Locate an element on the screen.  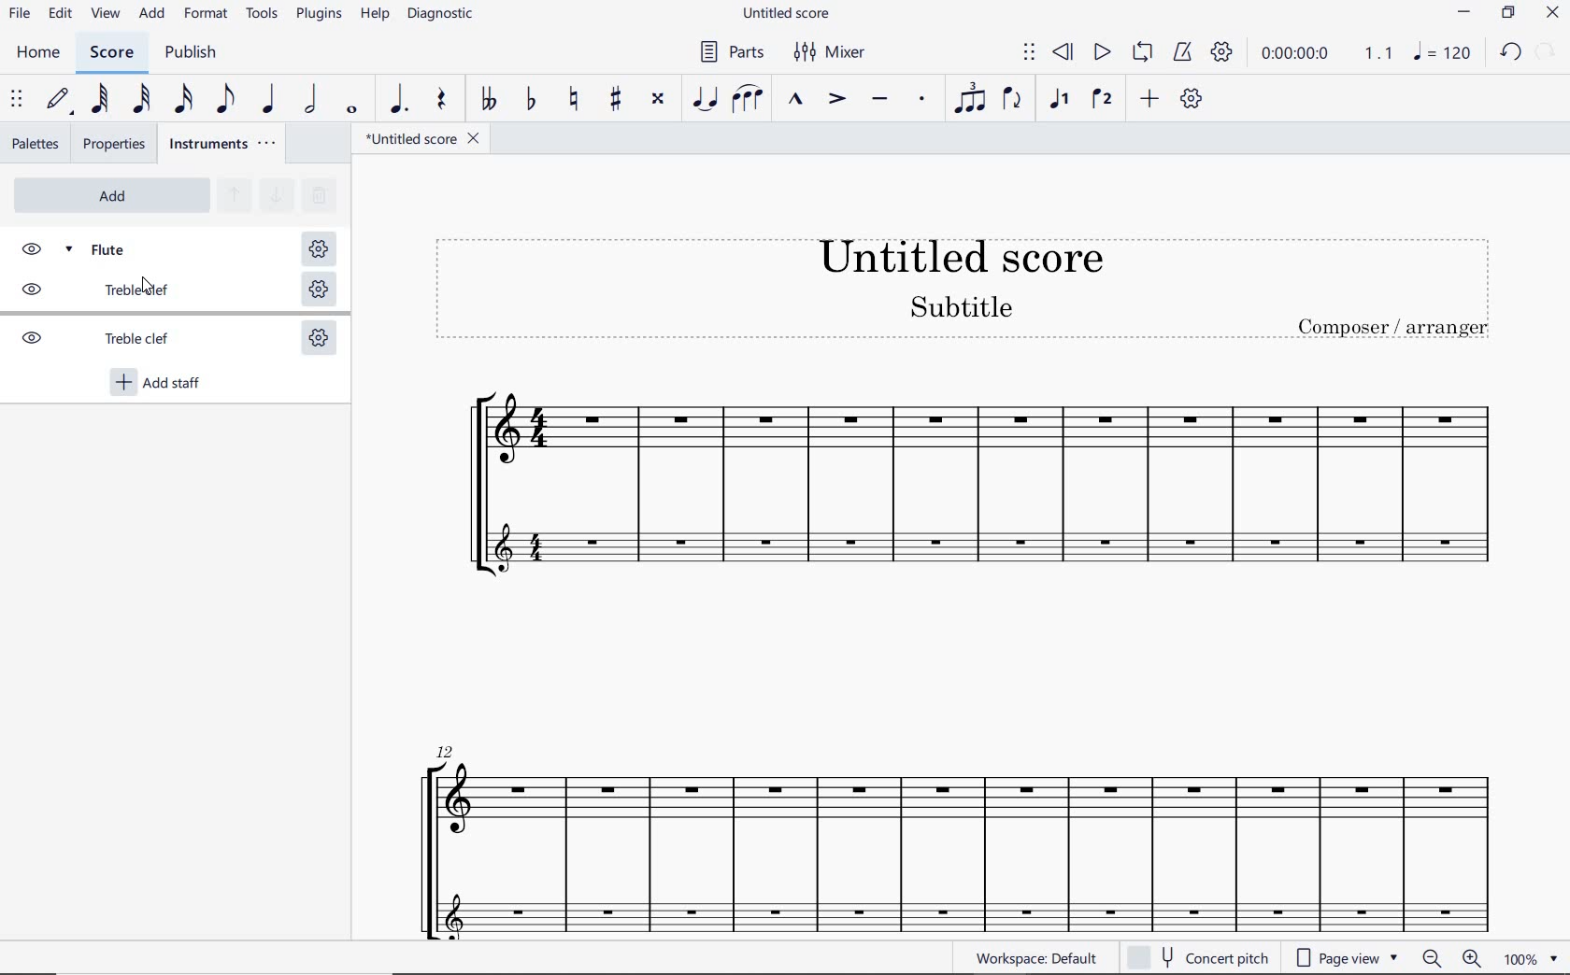
REWIND is located at coordinates (1063, 52).